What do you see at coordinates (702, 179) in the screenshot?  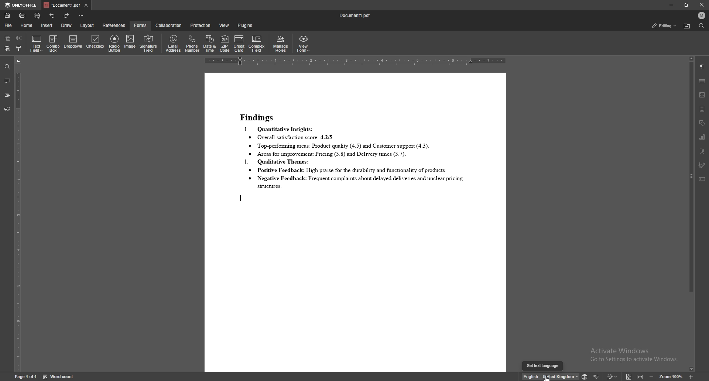 I see `text box` at bounding box center [702, 179].